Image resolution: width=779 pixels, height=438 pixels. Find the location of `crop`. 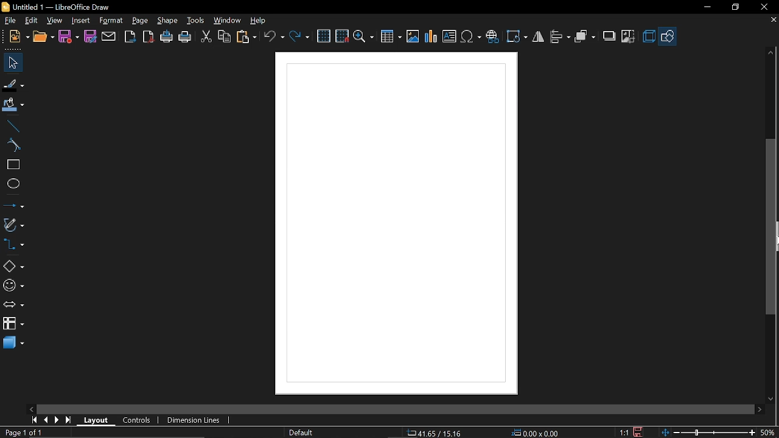

crop is located at coordinates (629, 38).